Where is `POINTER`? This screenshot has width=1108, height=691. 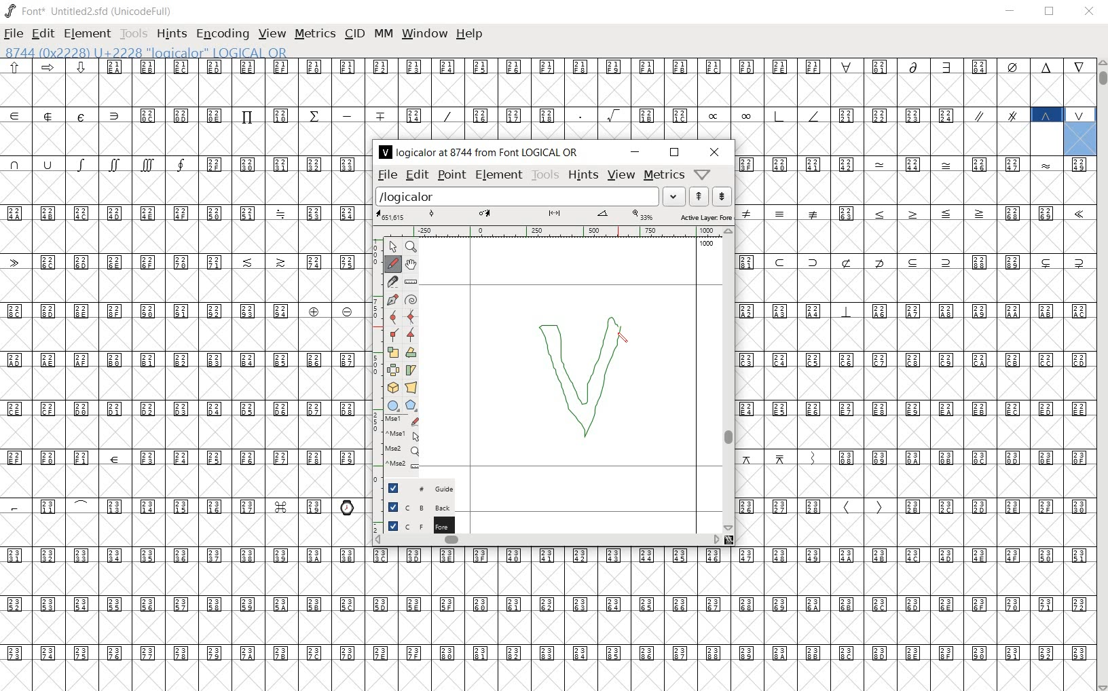
POINTER is located at coordinates (392, 246).